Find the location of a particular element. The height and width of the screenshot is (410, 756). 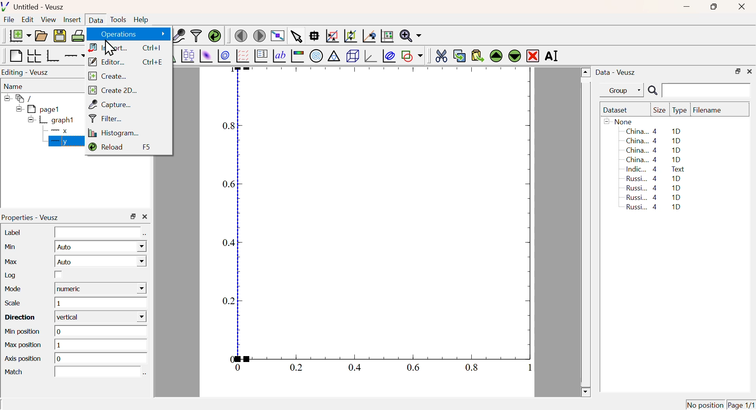

Scroll is located at coordinates (586, 233).